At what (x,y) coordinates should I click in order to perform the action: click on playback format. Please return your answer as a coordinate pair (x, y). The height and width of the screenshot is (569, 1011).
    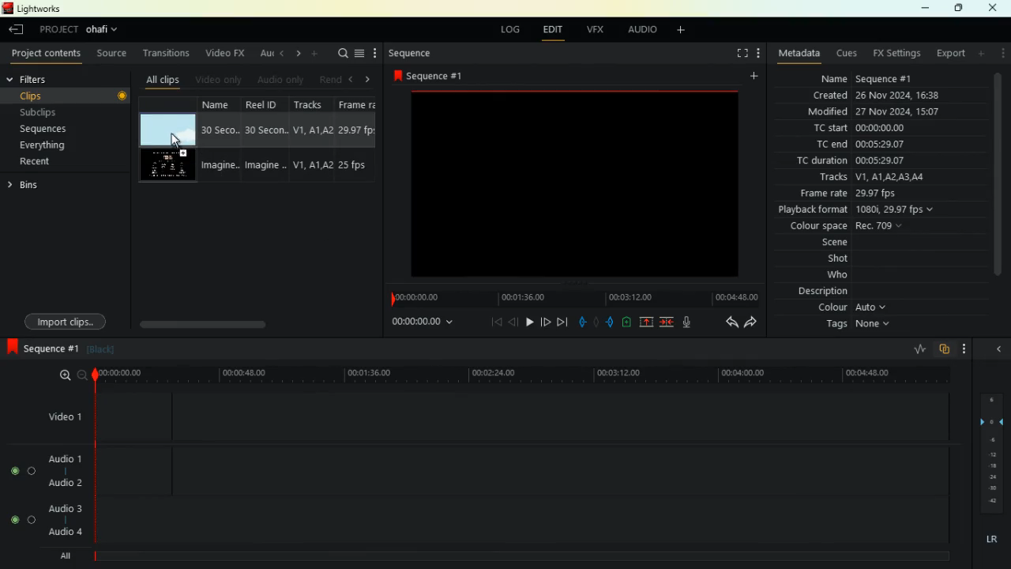
    Looking at the image, I should click on (813, 210).